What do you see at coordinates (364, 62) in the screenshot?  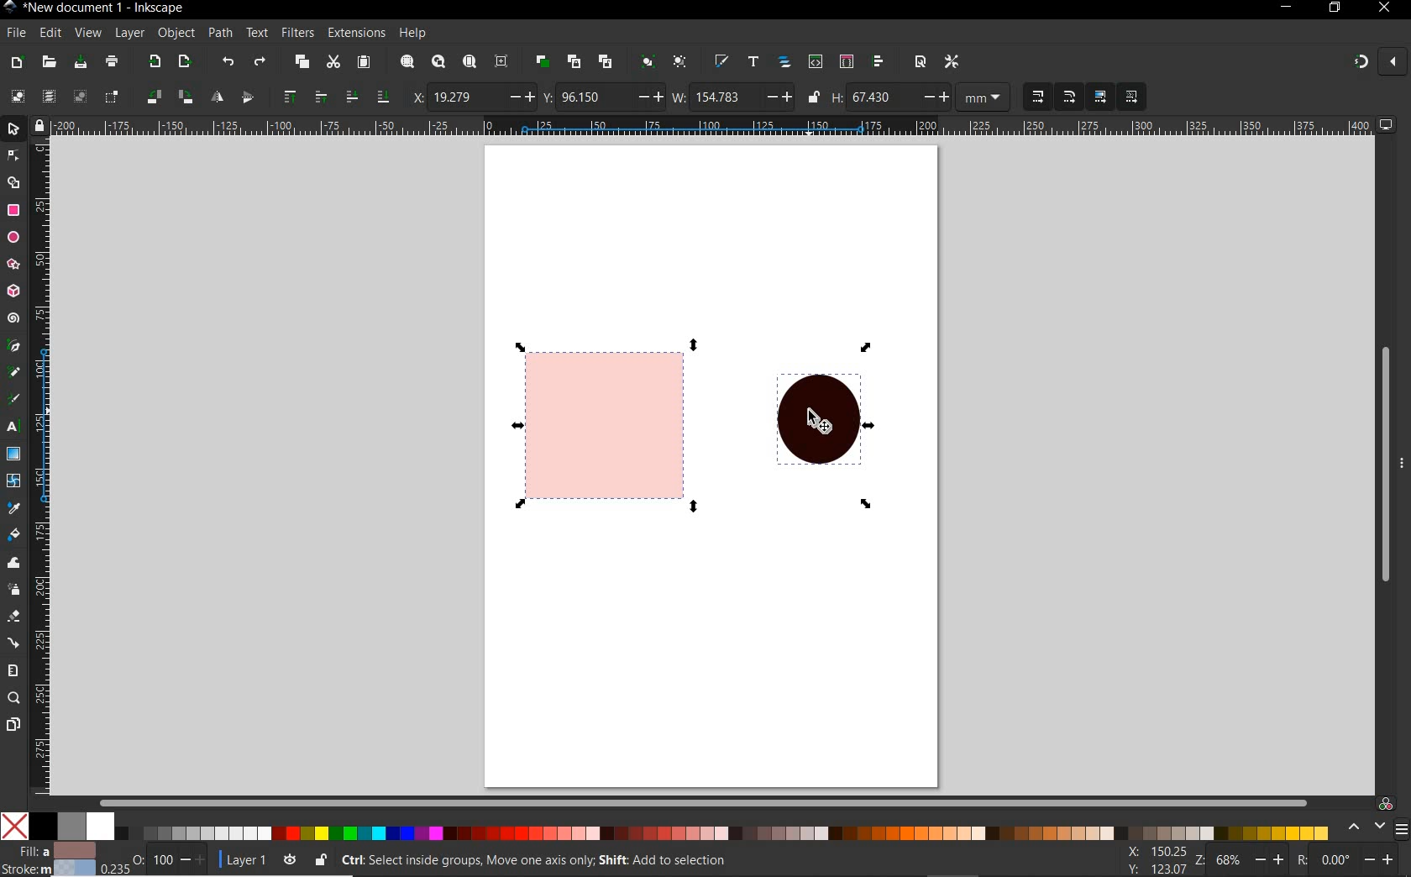 I see `paste` at bounding box center [364, 62].